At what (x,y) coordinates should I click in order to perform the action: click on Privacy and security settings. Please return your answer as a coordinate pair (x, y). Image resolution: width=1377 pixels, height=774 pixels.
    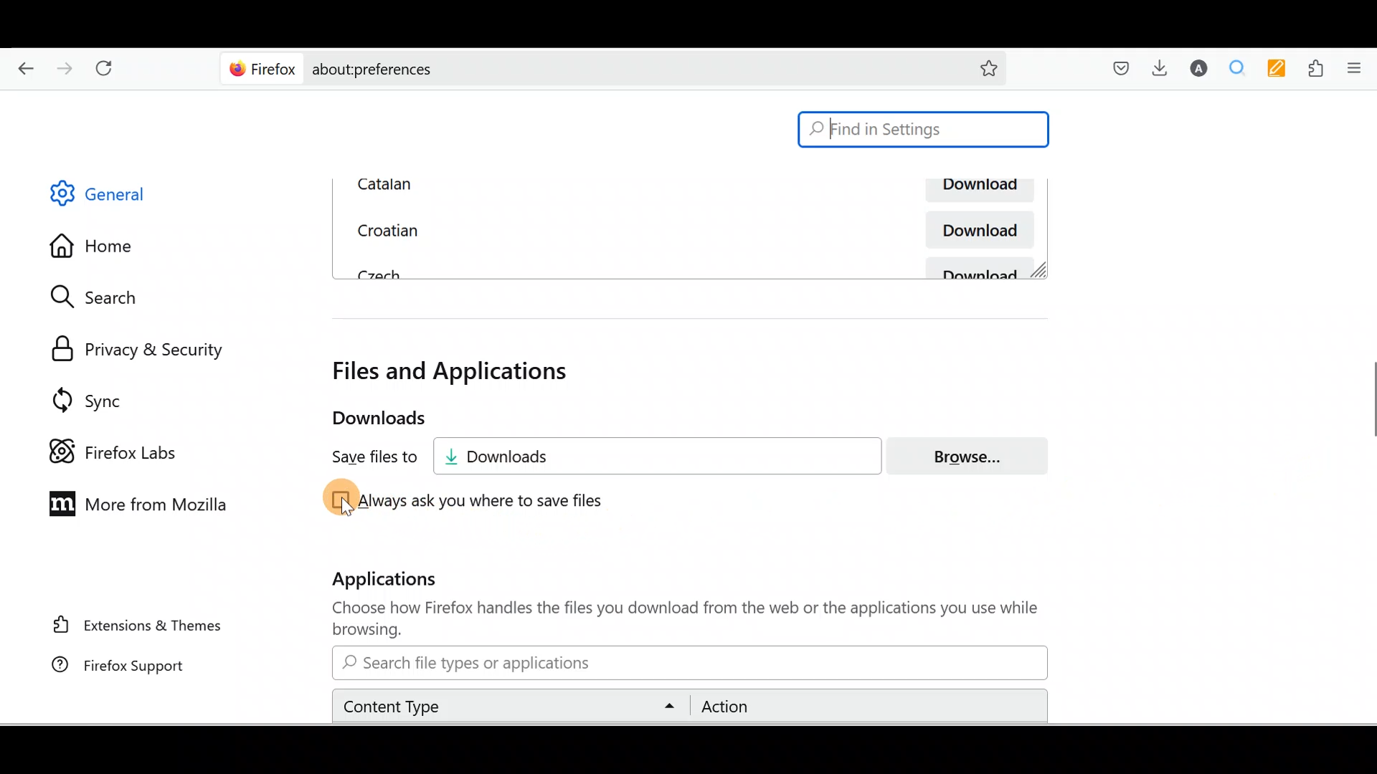
    Looking at the image, I should click on (131, 345).